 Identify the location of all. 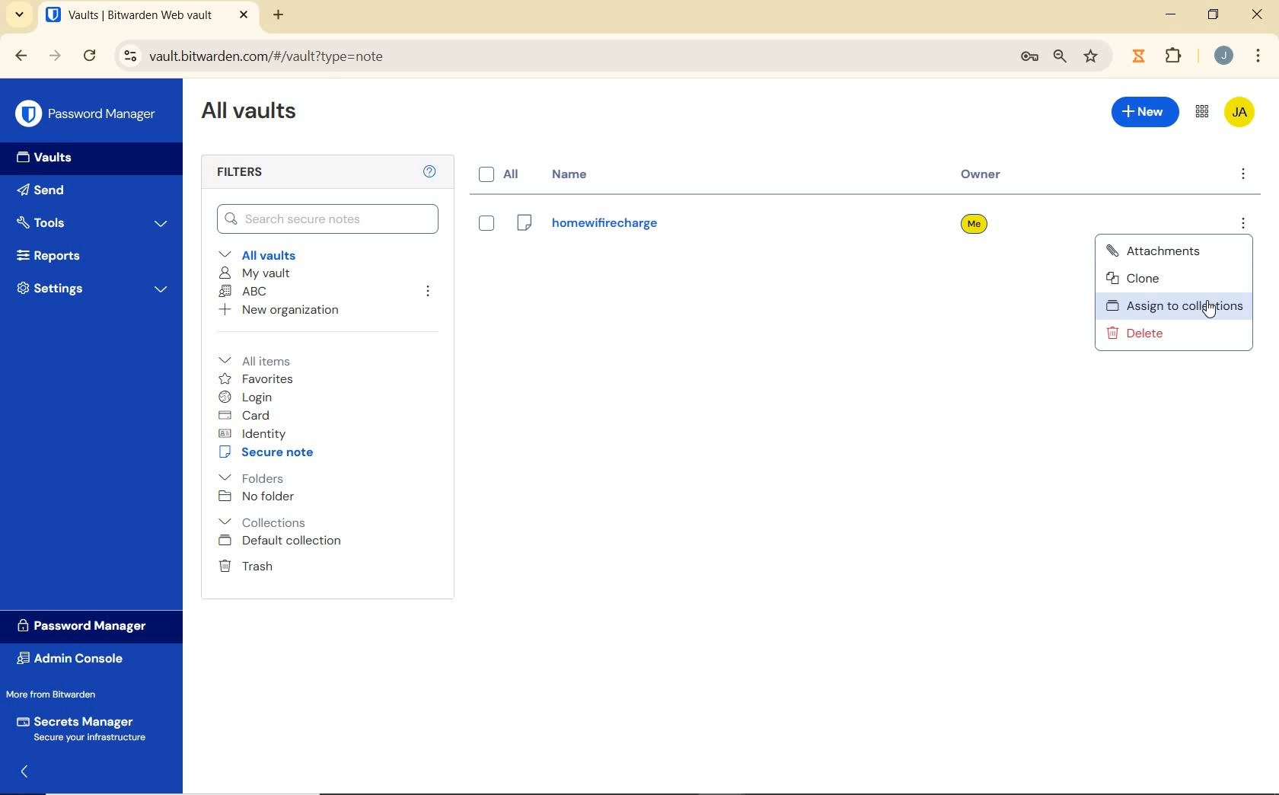
(502, 175).